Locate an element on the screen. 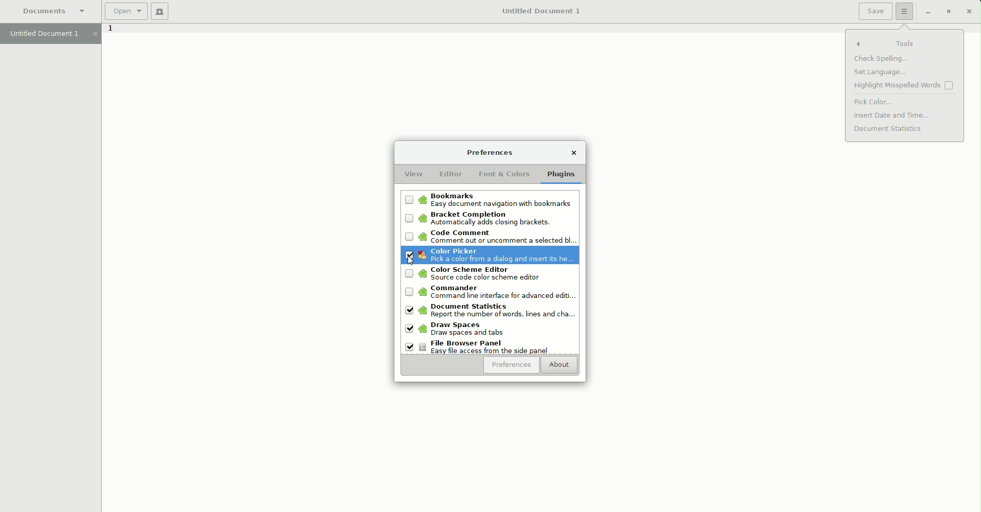 This screenshot has height=512, width=981. Document statistics is located at coordinates (896, 129).